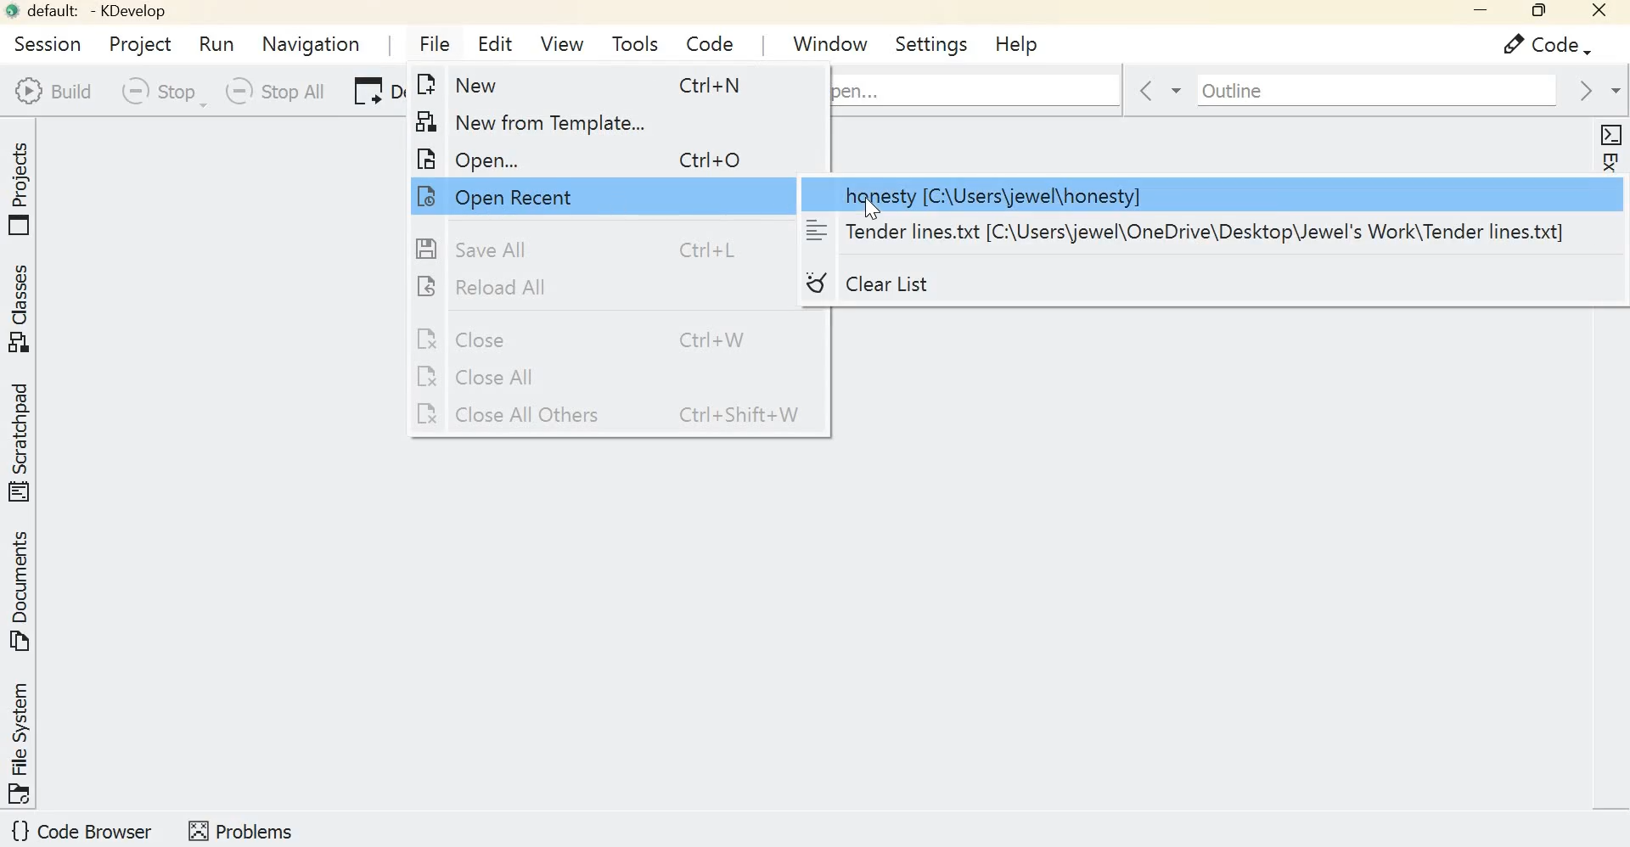  I want to click on Build Selection, so click(53, 91).